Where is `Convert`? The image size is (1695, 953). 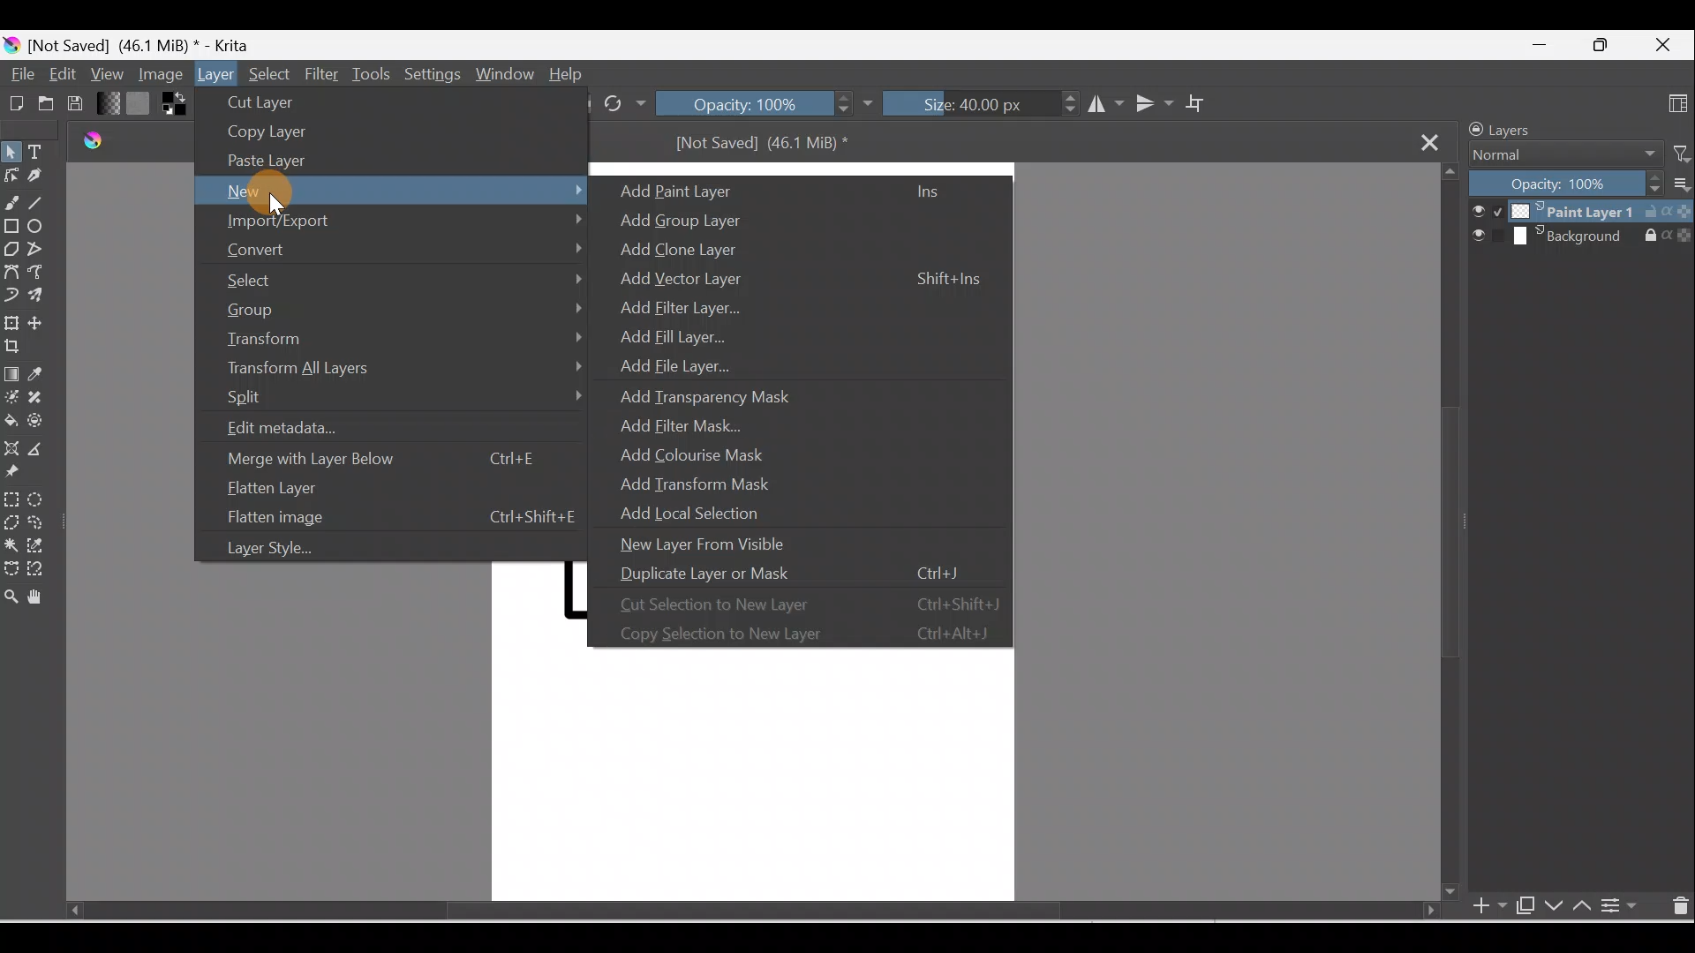
Convert is located at coordinates (399, 248).